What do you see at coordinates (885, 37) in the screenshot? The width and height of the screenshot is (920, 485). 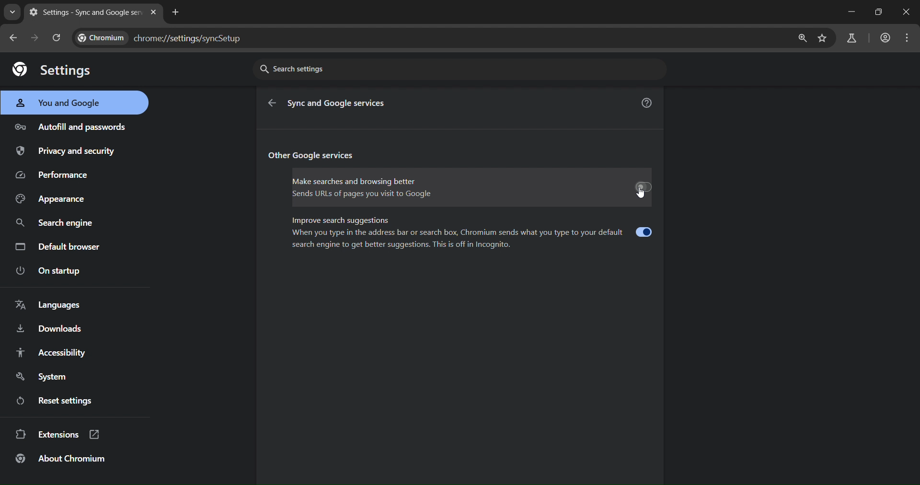 I see `account` at bounding box center [885, 37].